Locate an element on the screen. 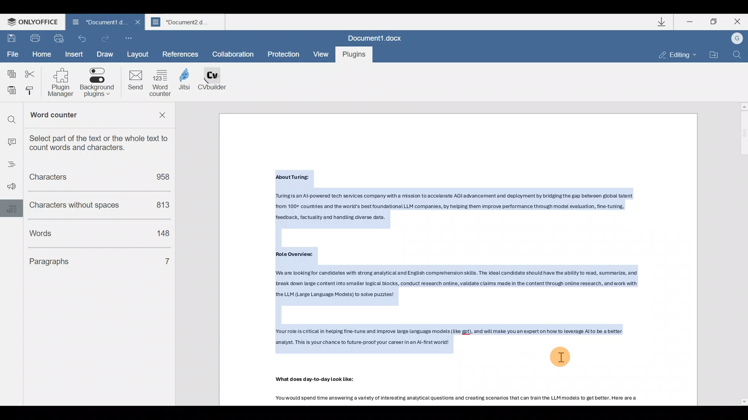 The width and height of the screenshot is (748, 420). input is located at coordinates (11, 140).